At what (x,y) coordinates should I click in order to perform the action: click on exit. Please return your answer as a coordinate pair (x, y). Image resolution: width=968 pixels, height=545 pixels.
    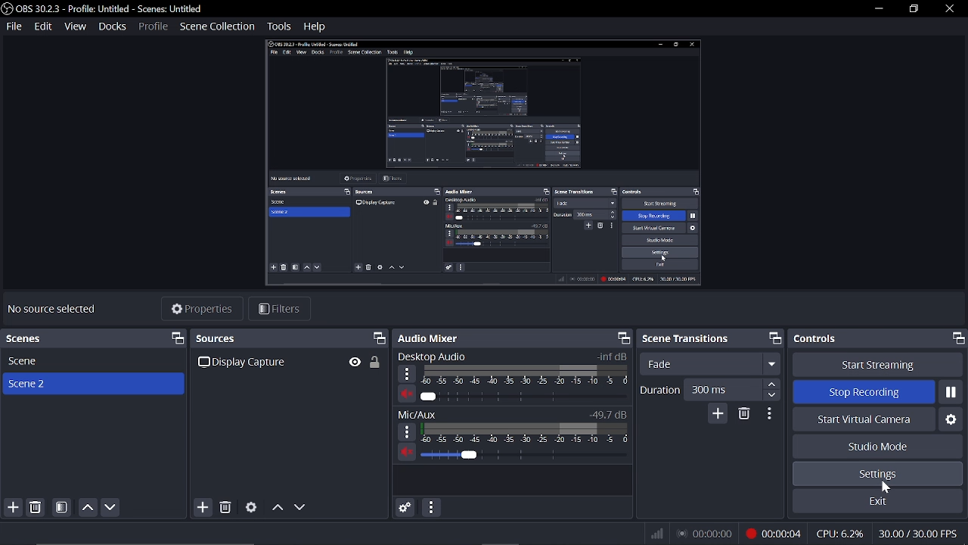
    Looking at the image, I should click on (877, 501).